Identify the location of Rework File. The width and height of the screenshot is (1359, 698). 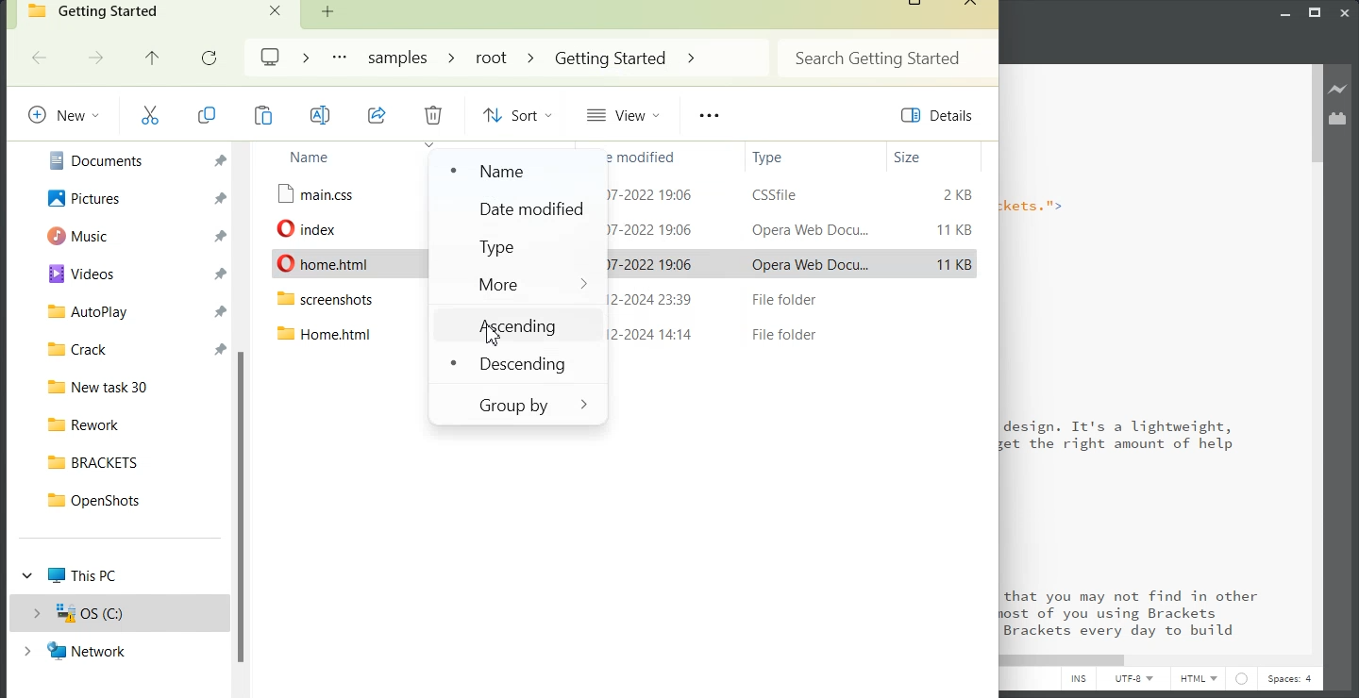
(130, 424).